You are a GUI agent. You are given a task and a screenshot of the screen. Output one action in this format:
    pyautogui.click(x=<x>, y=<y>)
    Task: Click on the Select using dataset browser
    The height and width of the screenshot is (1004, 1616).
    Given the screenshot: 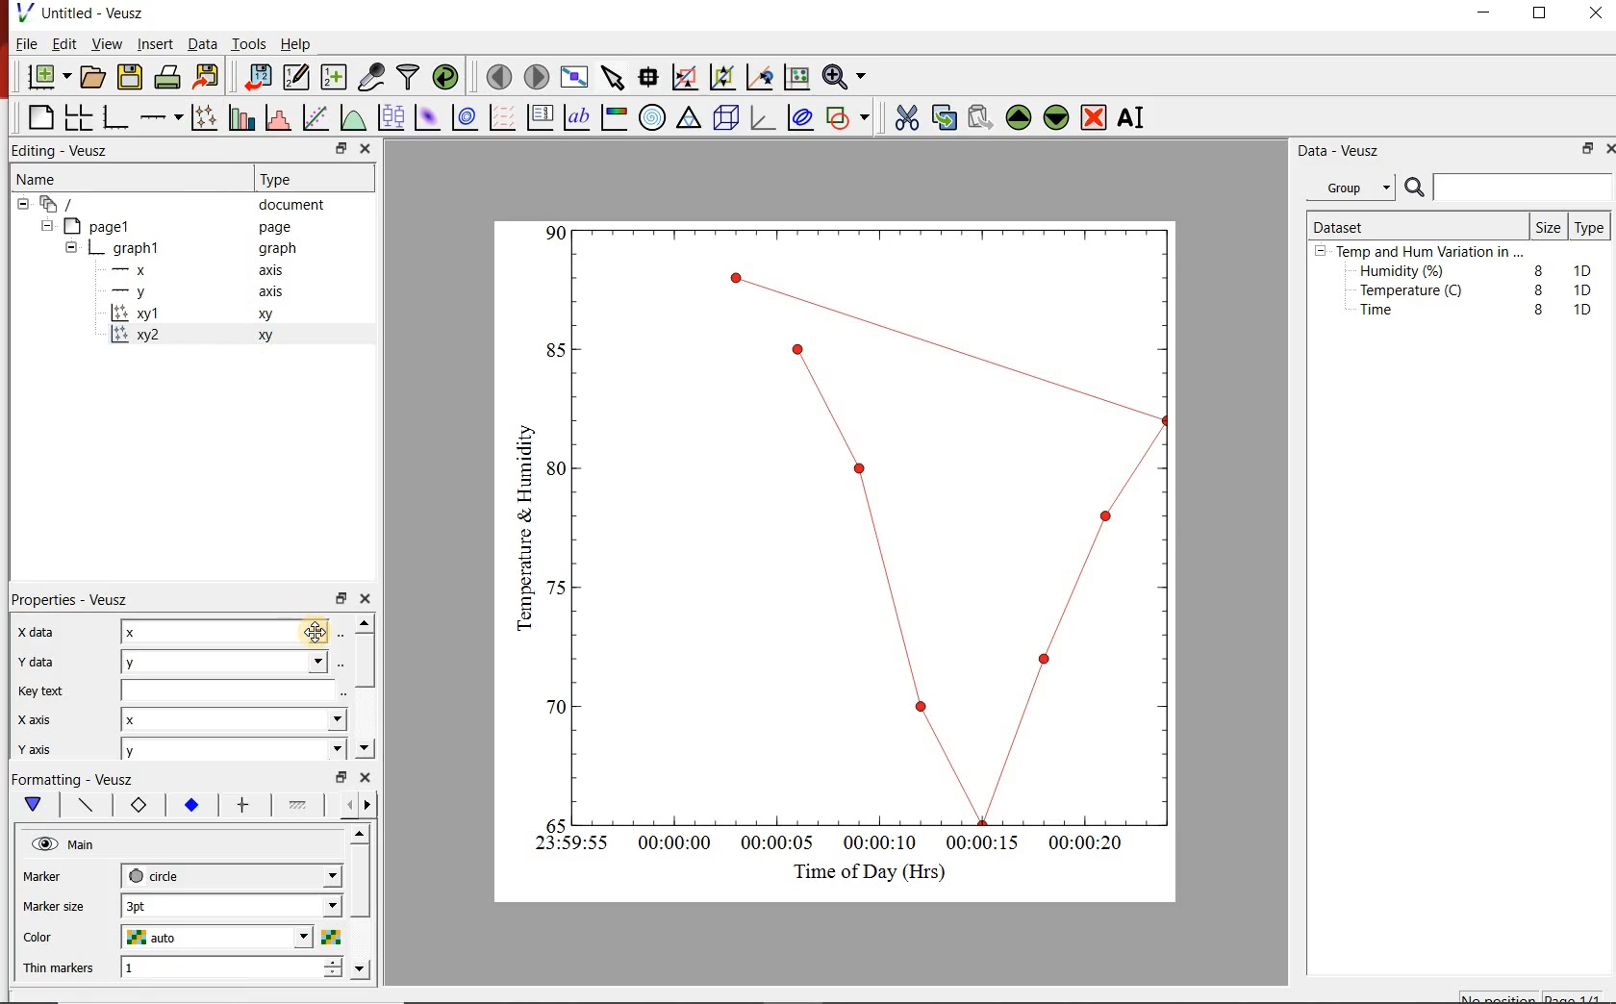 What is the action you would take?
    pyautogui.click(x=347, y=633)
    